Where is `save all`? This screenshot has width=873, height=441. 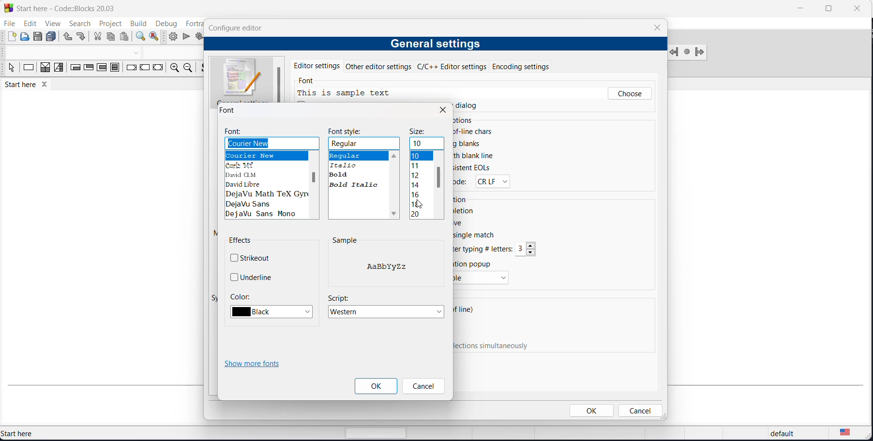 save all is located at coordinates (53, 37).